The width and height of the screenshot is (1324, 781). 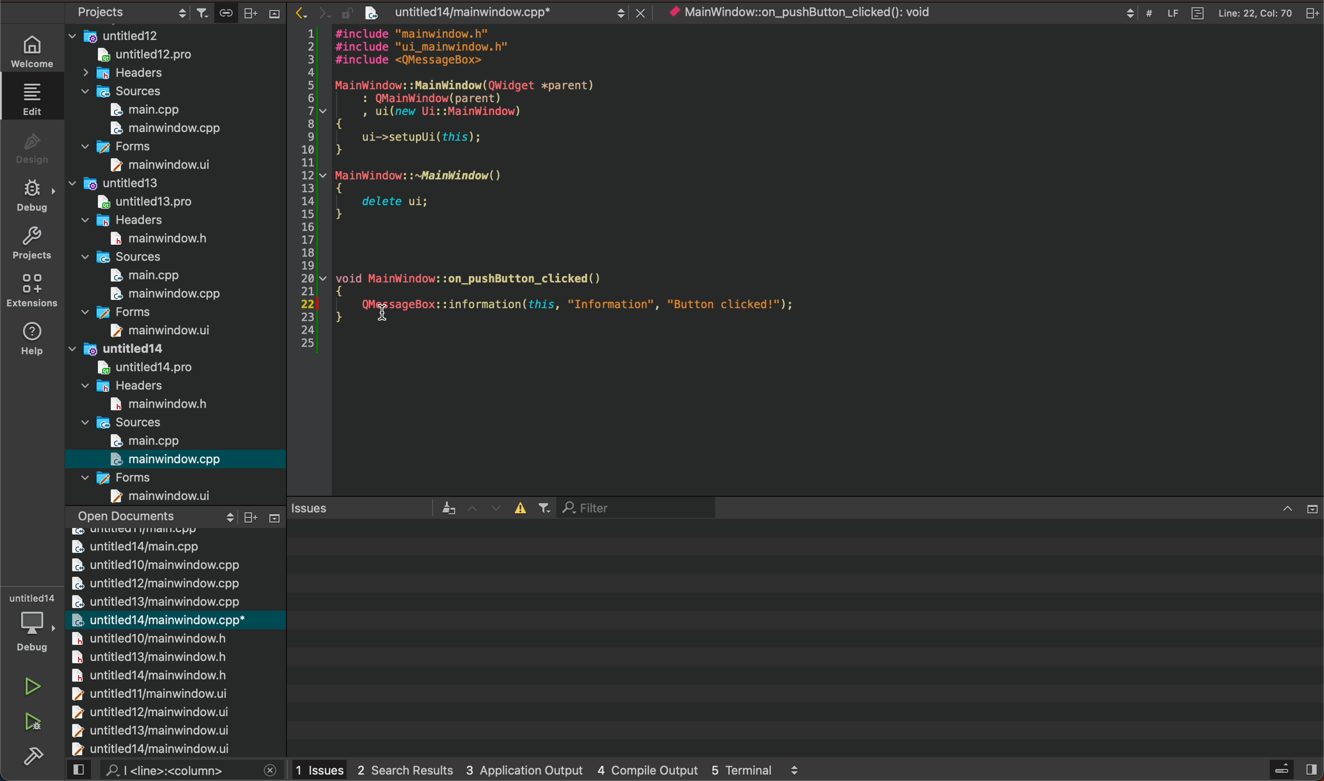 What do you see at coordinates (123, 385) in the screenshot?
I see `headers` at bounding box center [123, 385].